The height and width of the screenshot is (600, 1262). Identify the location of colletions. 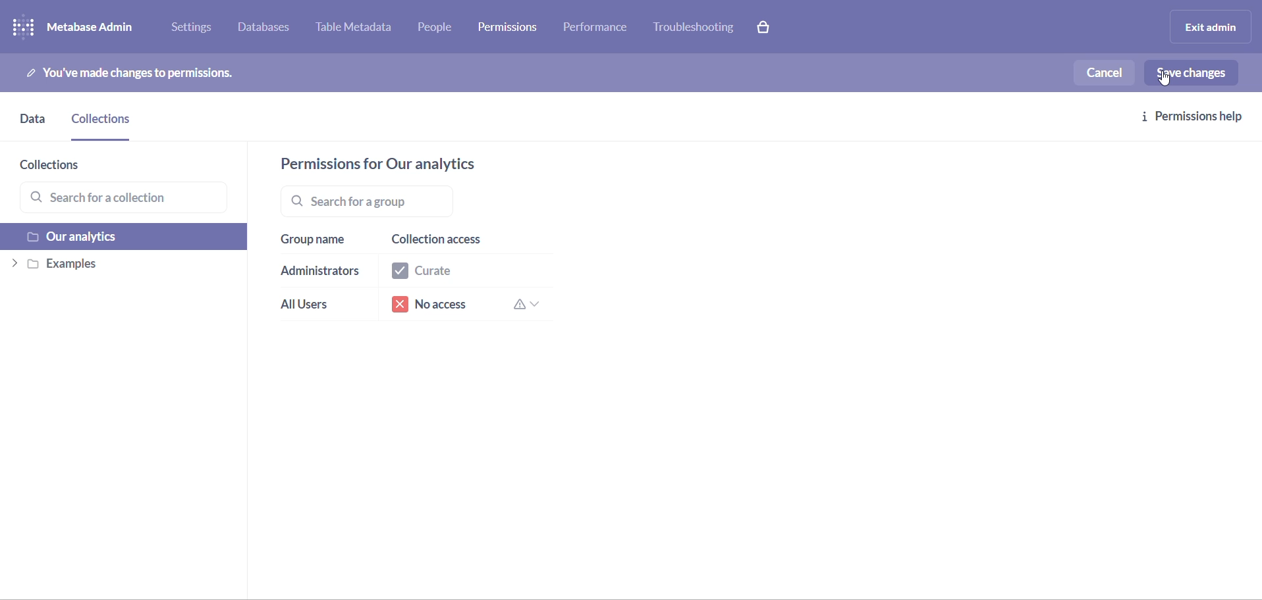
(105, 124).